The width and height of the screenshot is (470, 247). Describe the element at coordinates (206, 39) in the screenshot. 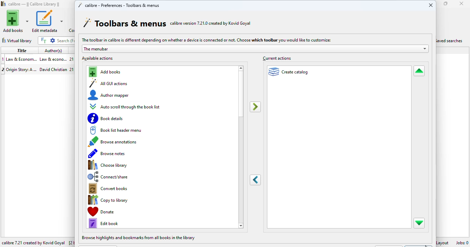

I see `The toolbar in calibre is different depending on whether a device is connected or not. Choose which toolbar you would like to customize:` at that location.